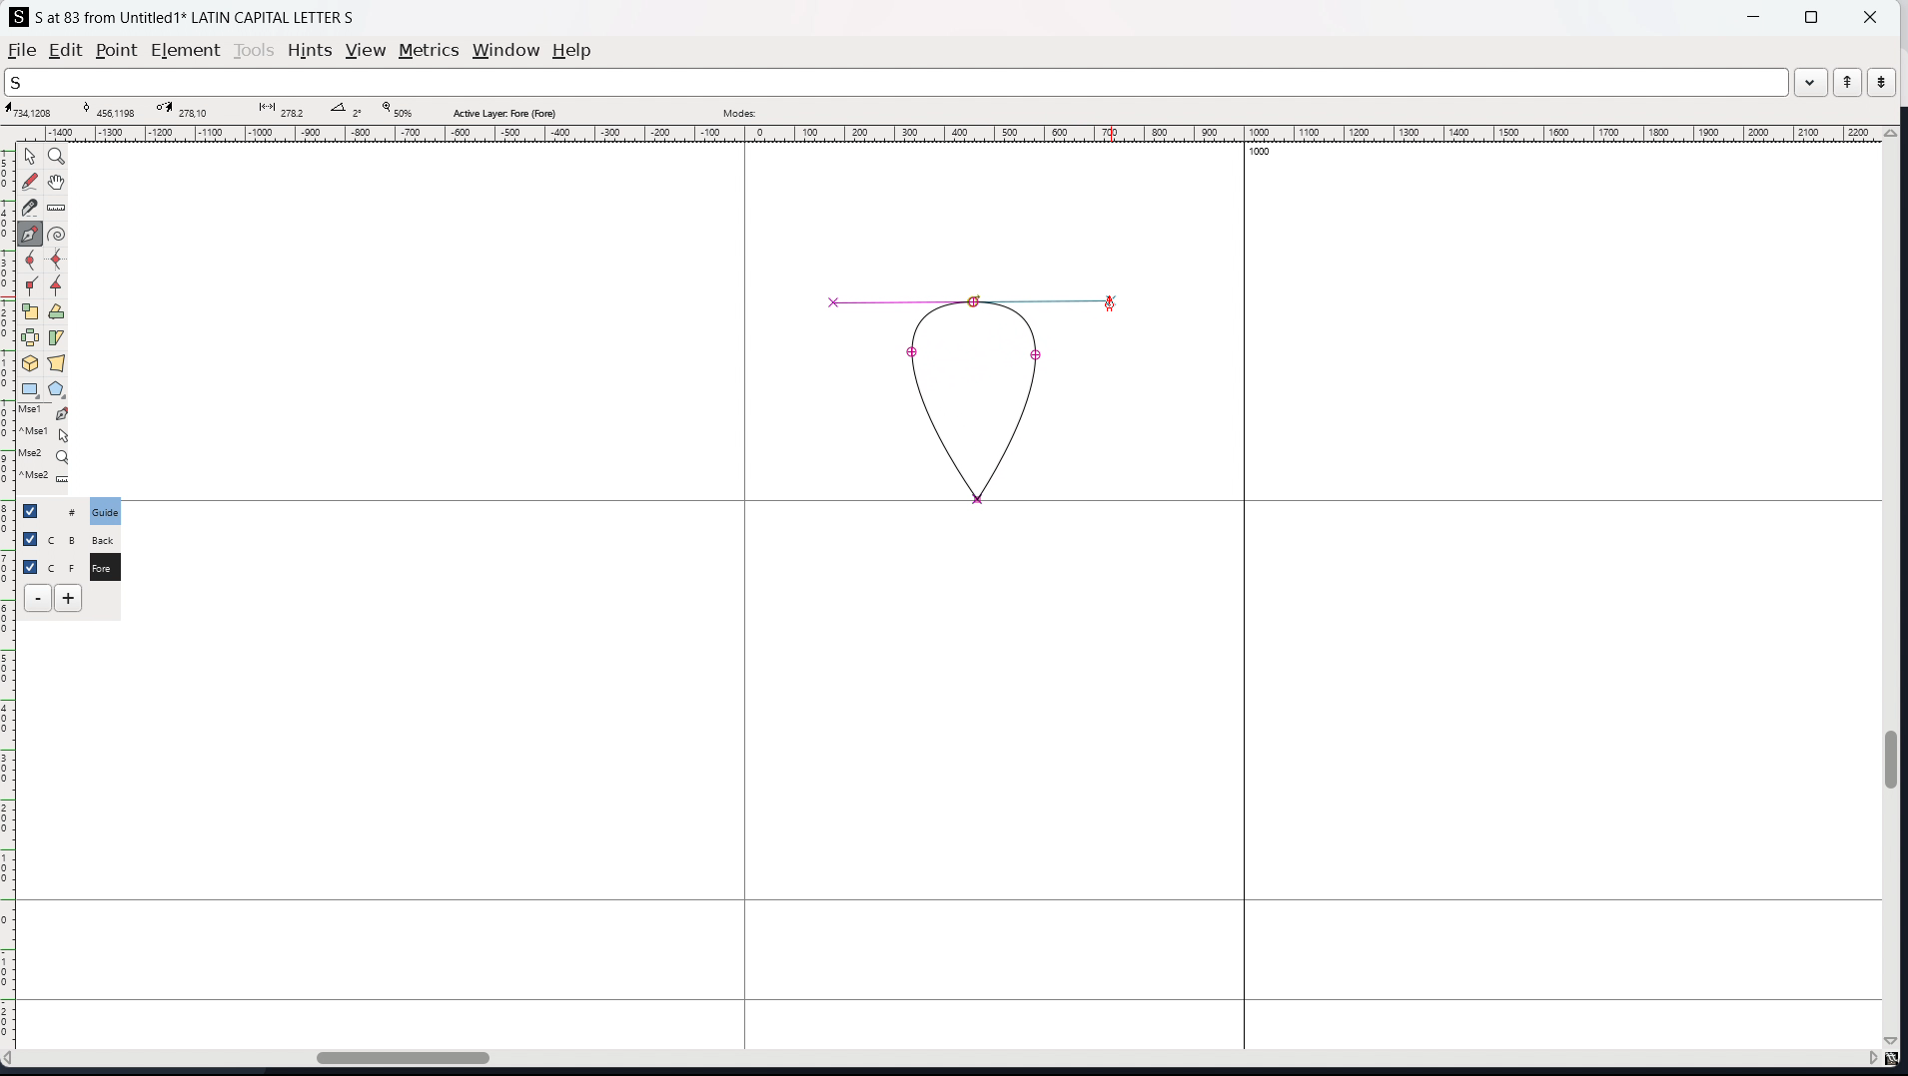 This screenshot has height=1076, width=1908. What do you see at coordinates (187, 51) in the screenshot?
I see `element` at bounding box center [187, 51].